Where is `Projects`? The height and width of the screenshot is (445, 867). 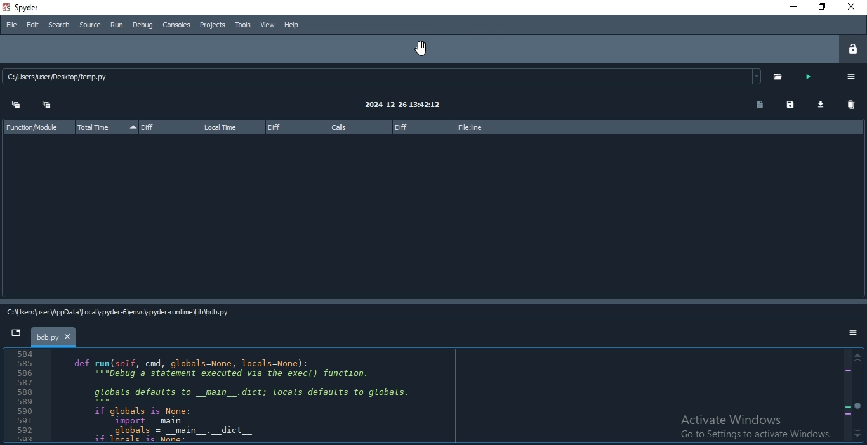 Projects is located at coordinates (213, 25).